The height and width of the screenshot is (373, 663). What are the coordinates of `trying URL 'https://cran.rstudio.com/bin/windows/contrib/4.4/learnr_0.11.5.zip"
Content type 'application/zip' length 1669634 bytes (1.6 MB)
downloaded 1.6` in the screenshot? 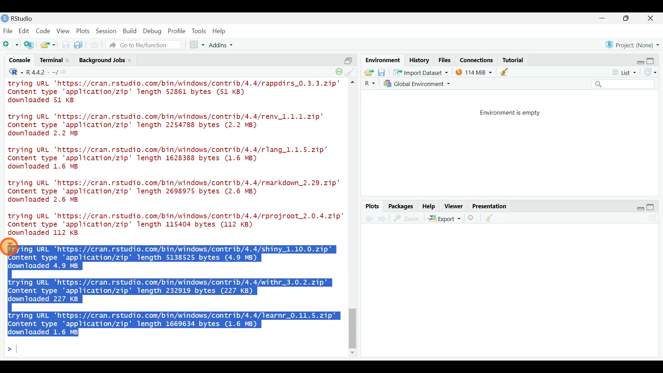 It's located at (175, 322).